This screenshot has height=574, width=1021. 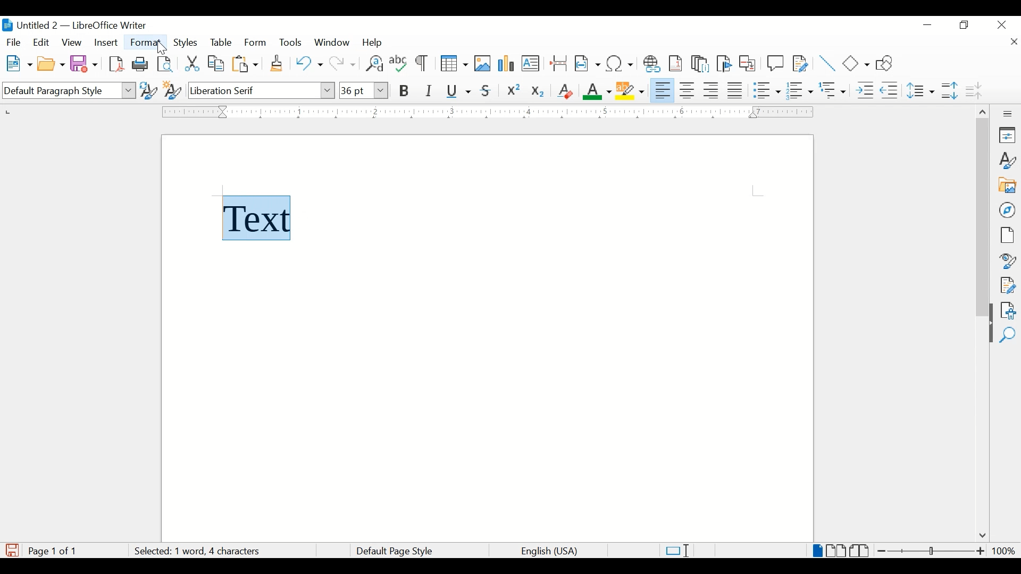 What do you see at coordinates (865, 90) in the screenshot?
I see `increase indent` at bounding box center [865, 90].